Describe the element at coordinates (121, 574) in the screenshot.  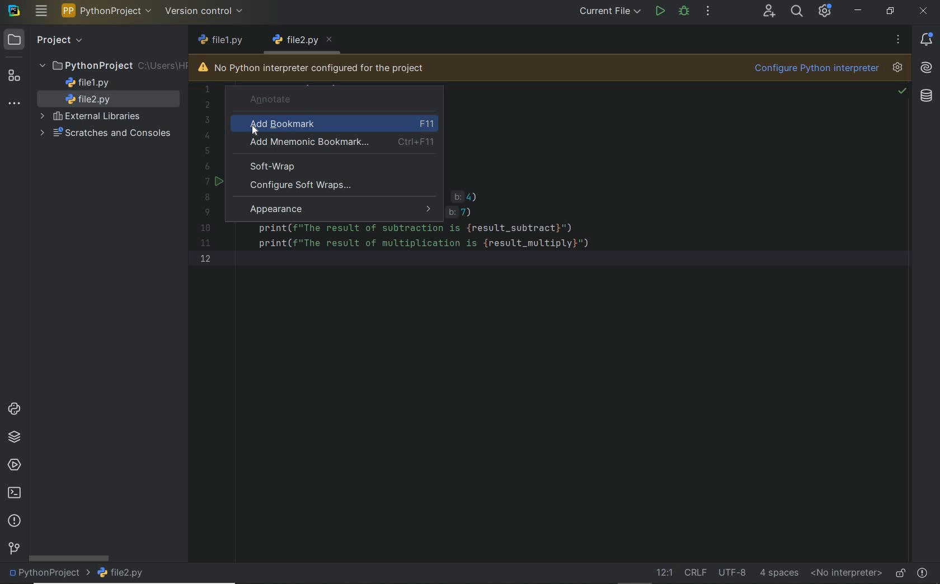
I see `file name` at that location.